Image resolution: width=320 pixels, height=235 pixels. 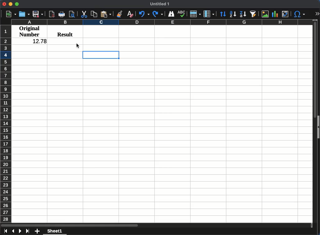 I want to click on image, so click(x=265, y=15).